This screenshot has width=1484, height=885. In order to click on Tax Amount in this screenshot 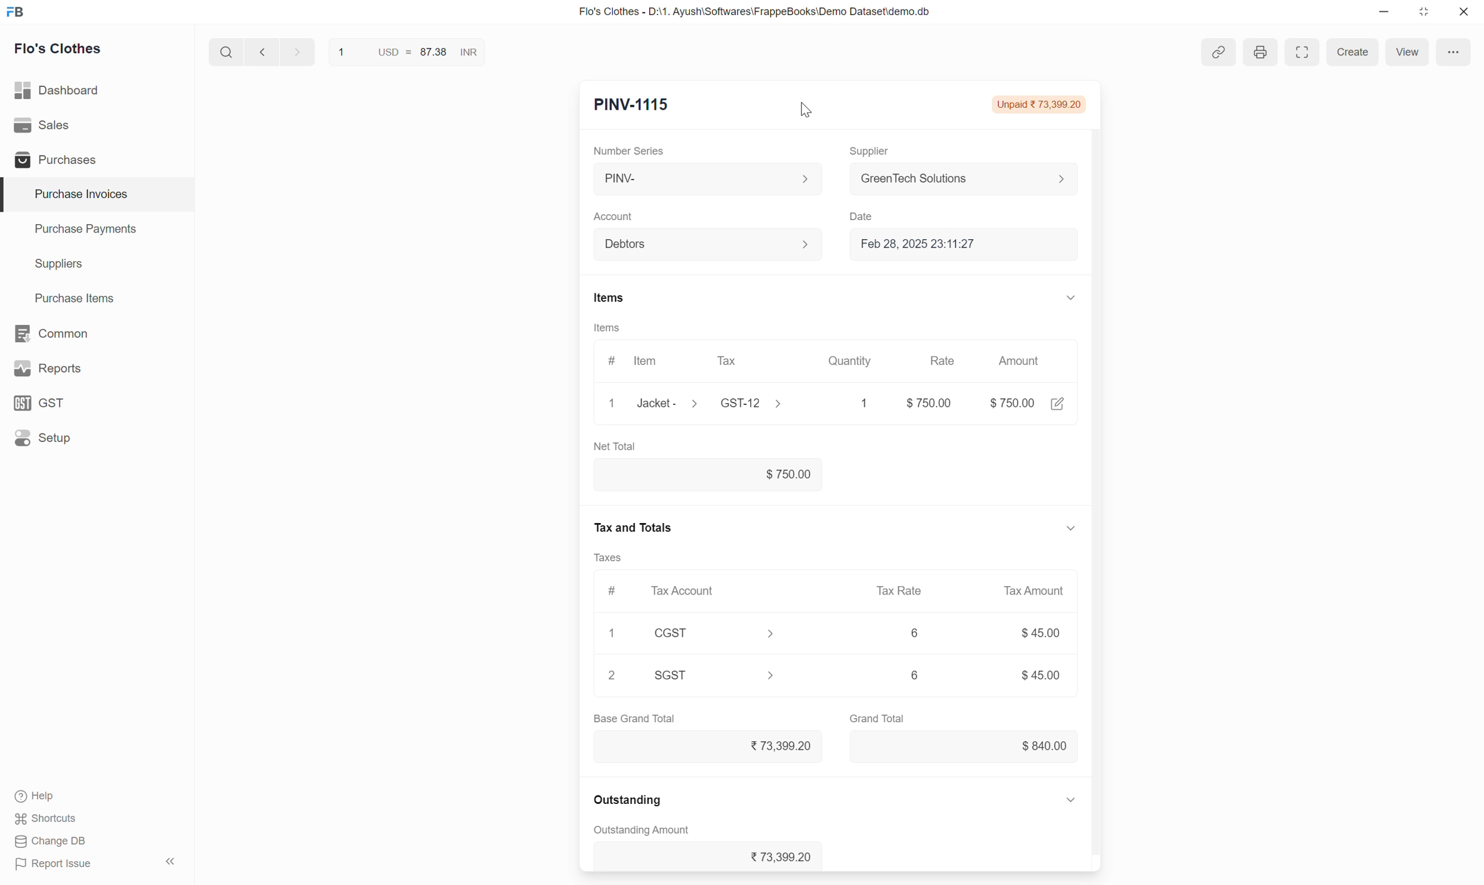, I will do `click(1034, 590)`.